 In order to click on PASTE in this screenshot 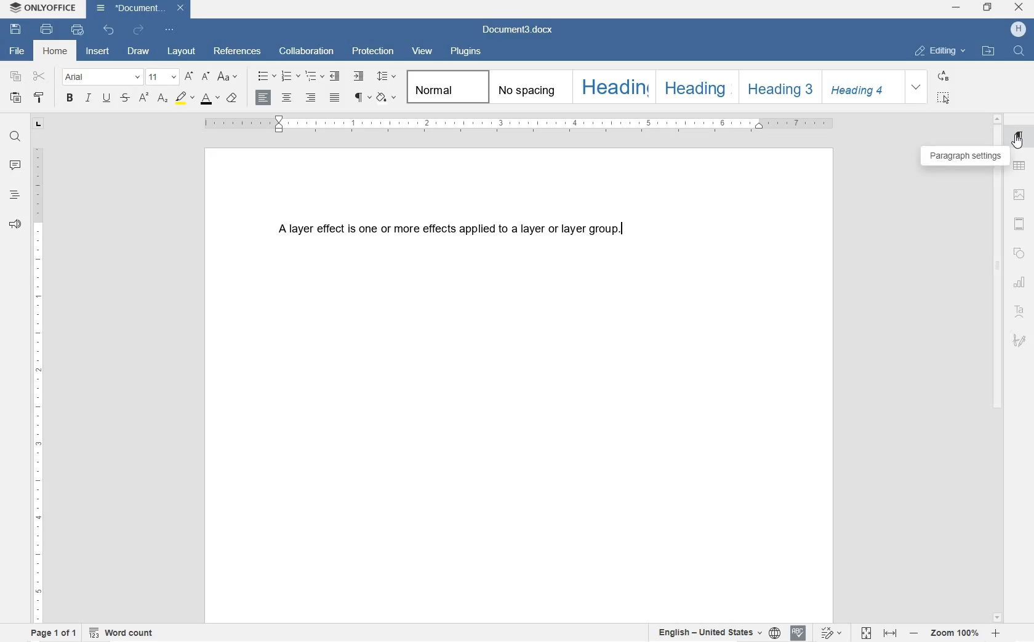, I will do `click(15, 98)`.